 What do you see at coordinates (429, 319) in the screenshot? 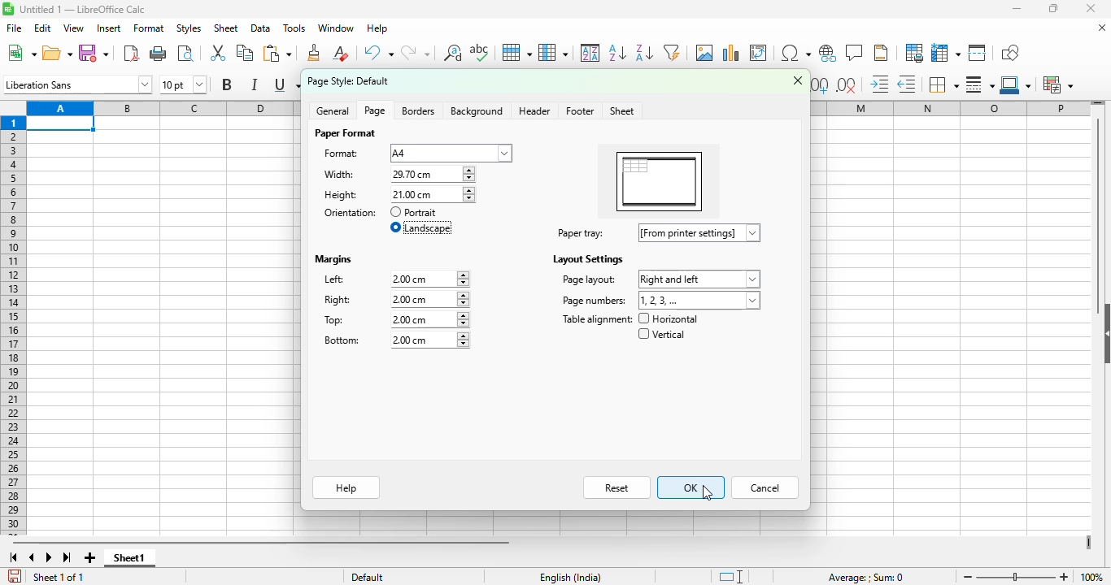
I see `2.00 cm` at bounding box center [429, 319].